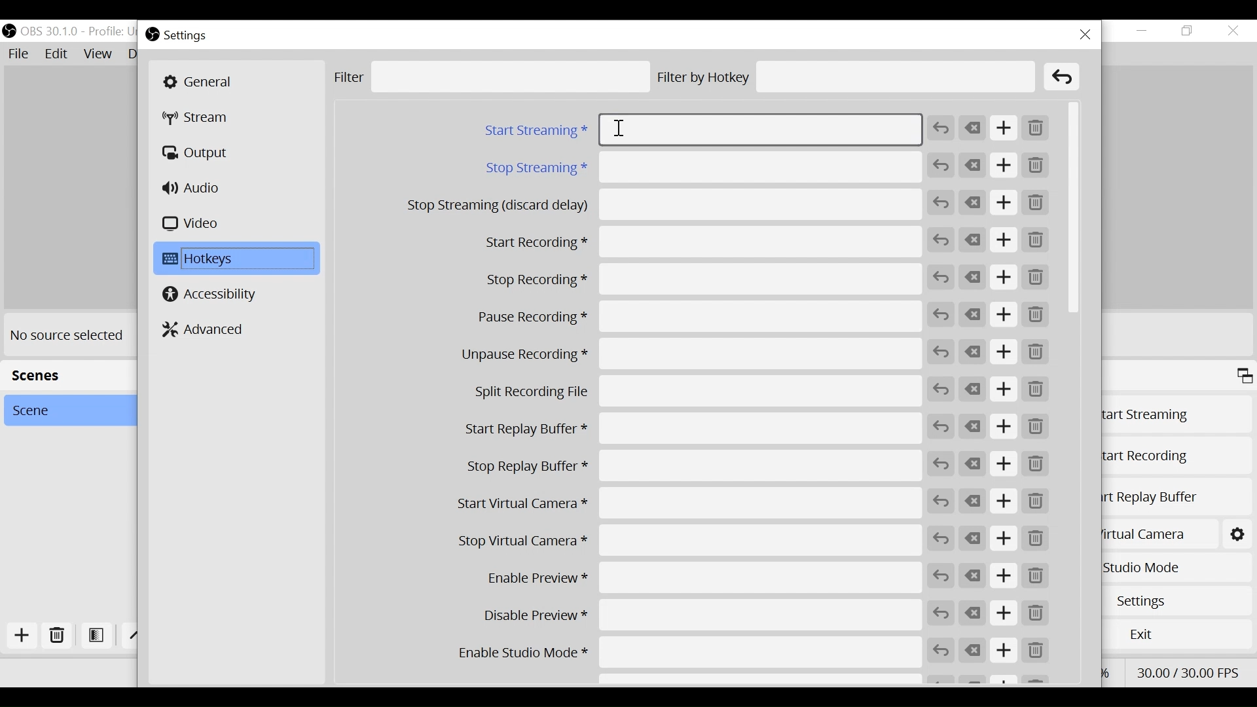  What do you see at coordinates (1004, 391) in the screenshot?
I see `Add` at bounding box center [1004, 391].